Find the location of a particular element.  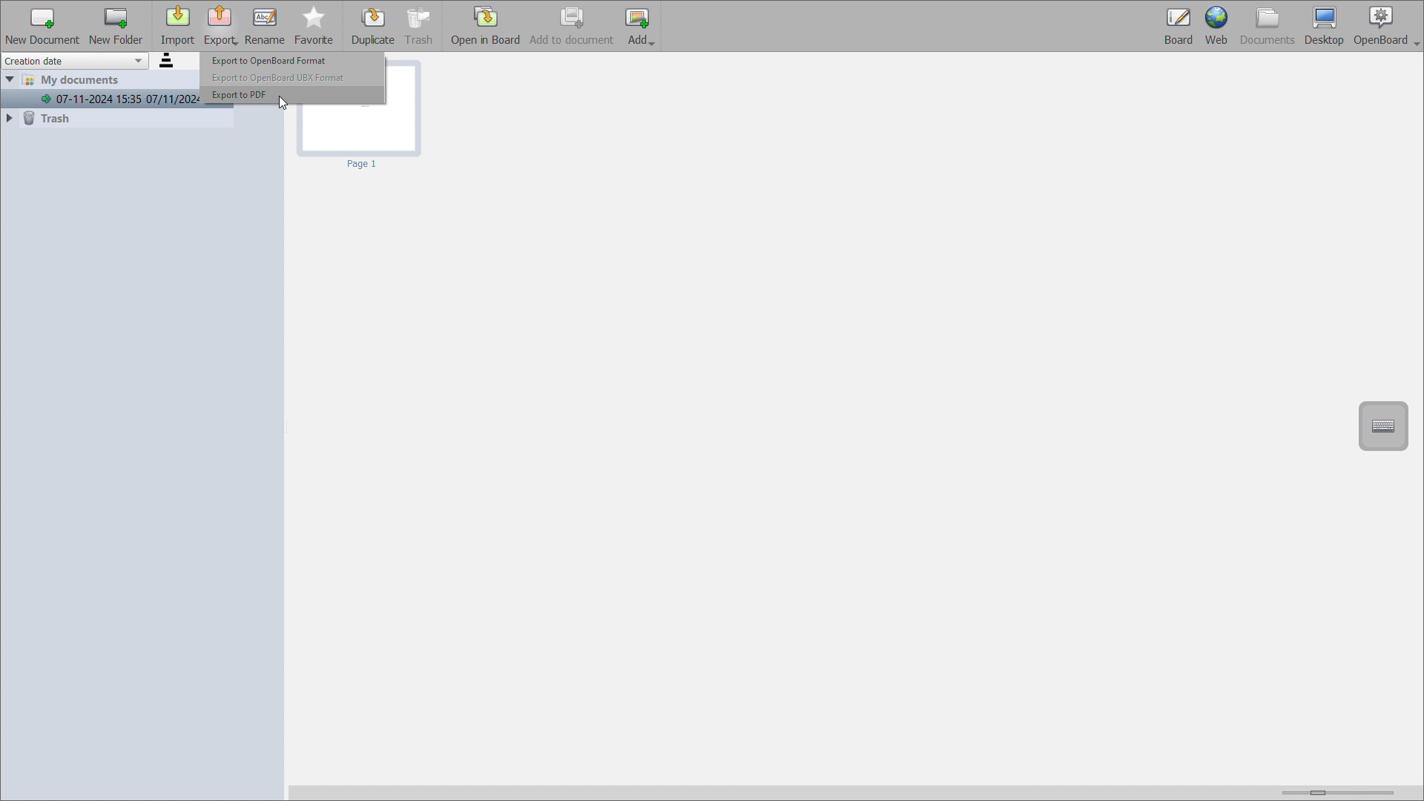

sort order is located at coordinates (168, 61).